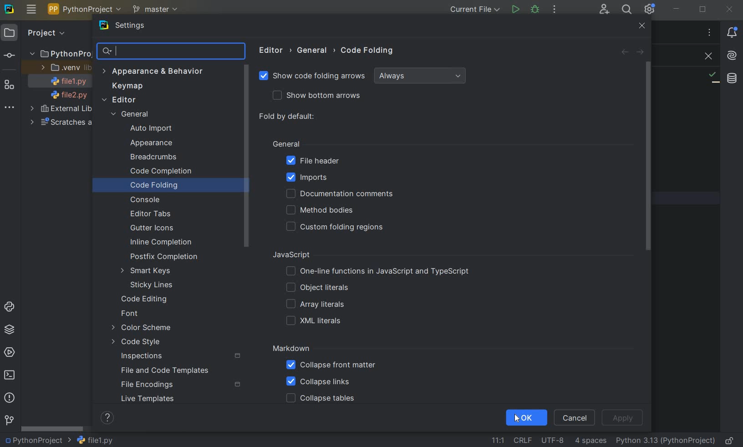  What do you see at coordinates (590, 441) in the screenshot?
I see `INDENT` at bounding box center [590, 441].